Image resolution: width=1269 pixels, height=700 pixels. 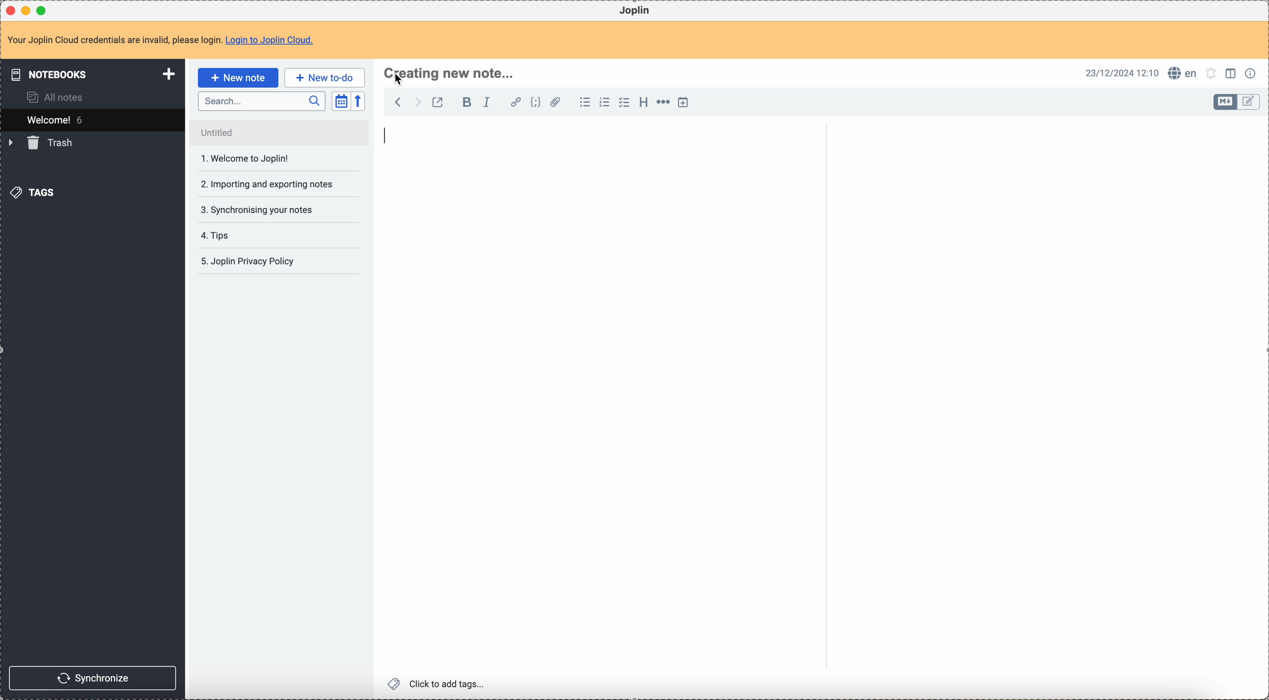 I want to click on hyperlink, so click(x=516, y=103).